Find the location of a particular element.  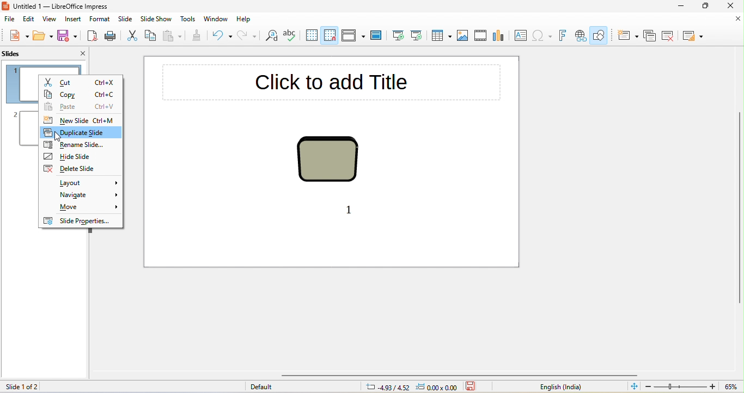

find and replace is located at coordinates (271, 36).